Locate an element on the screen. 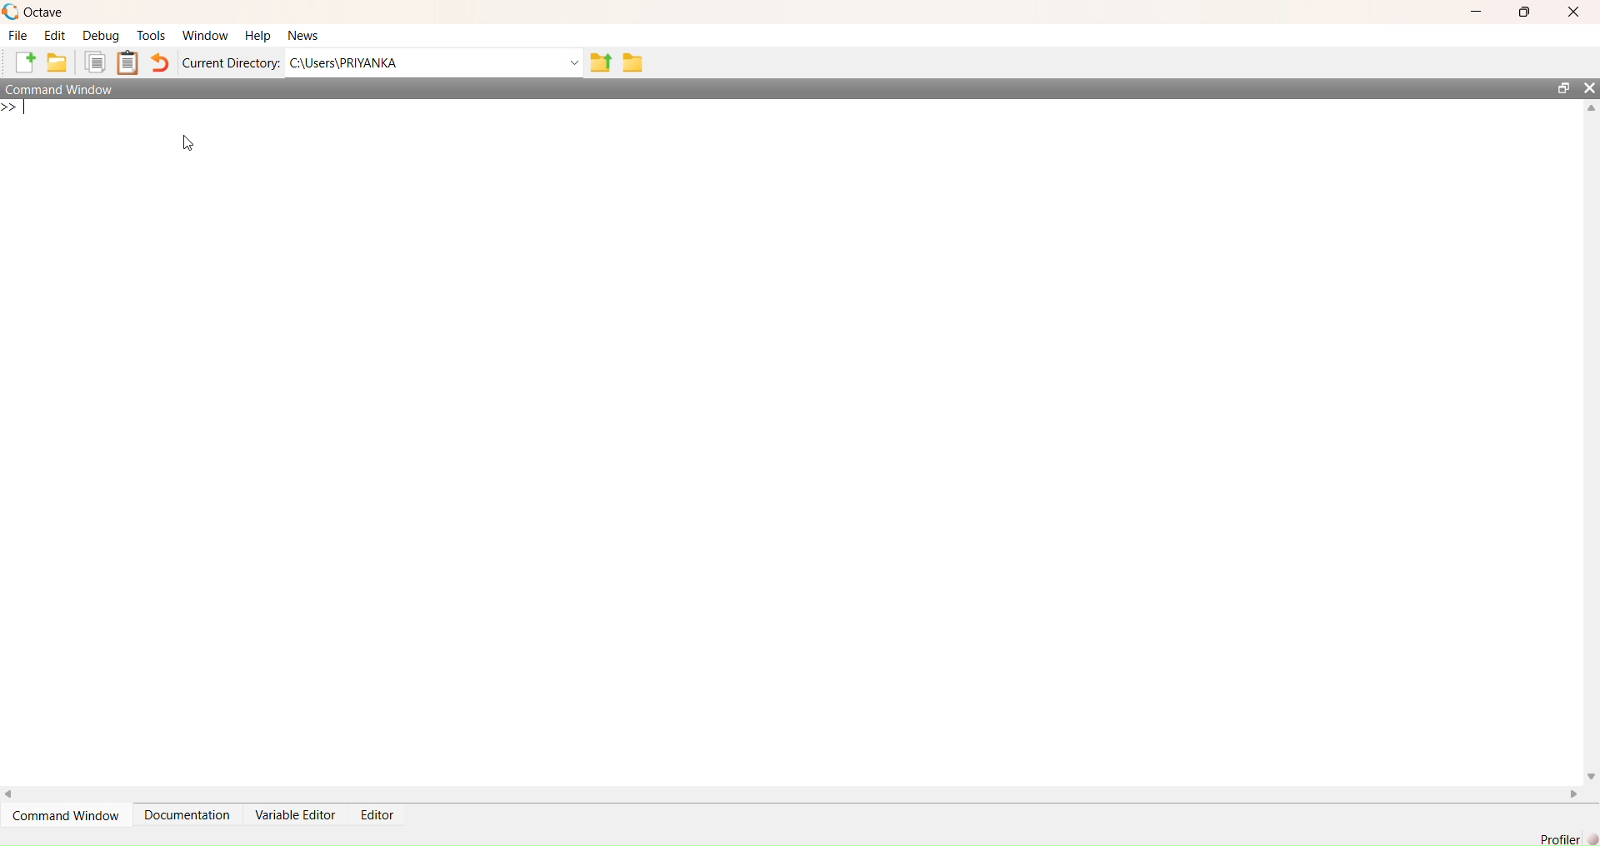 The image size is (1600, 846). Debug is located at coordinates (103, 36).